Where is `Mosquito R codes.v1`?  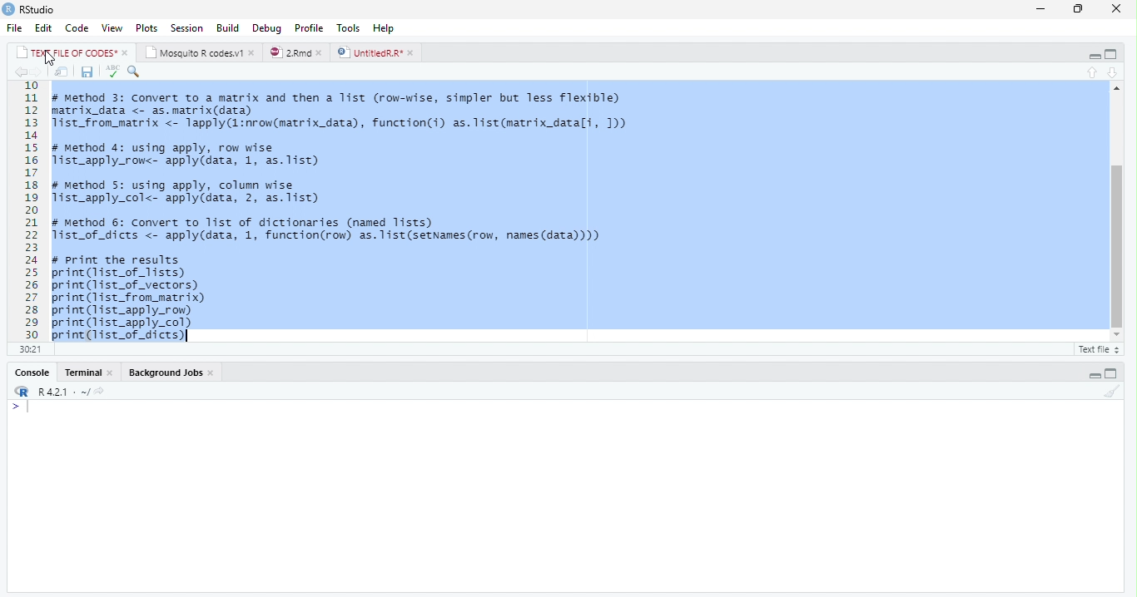 Mosquito R codes.v1 is located at coordinates (199, 52).